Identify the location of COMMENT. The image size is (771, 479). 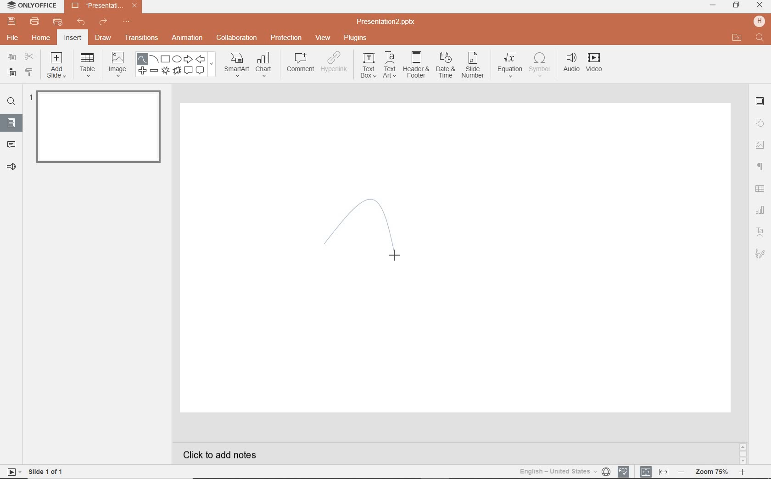
(299, 64).